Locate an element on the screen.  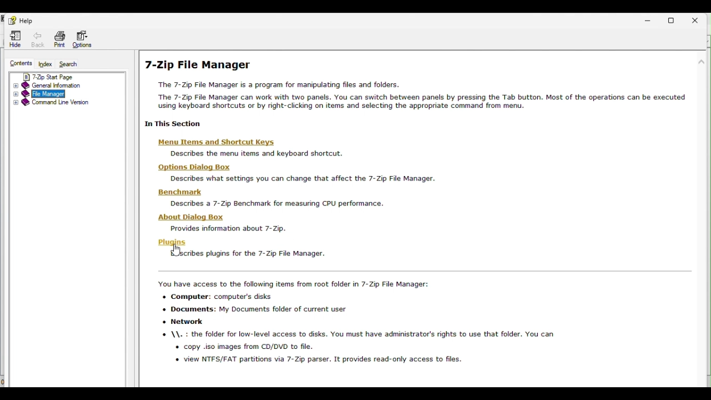
General information is located at coordinates (67, 85).